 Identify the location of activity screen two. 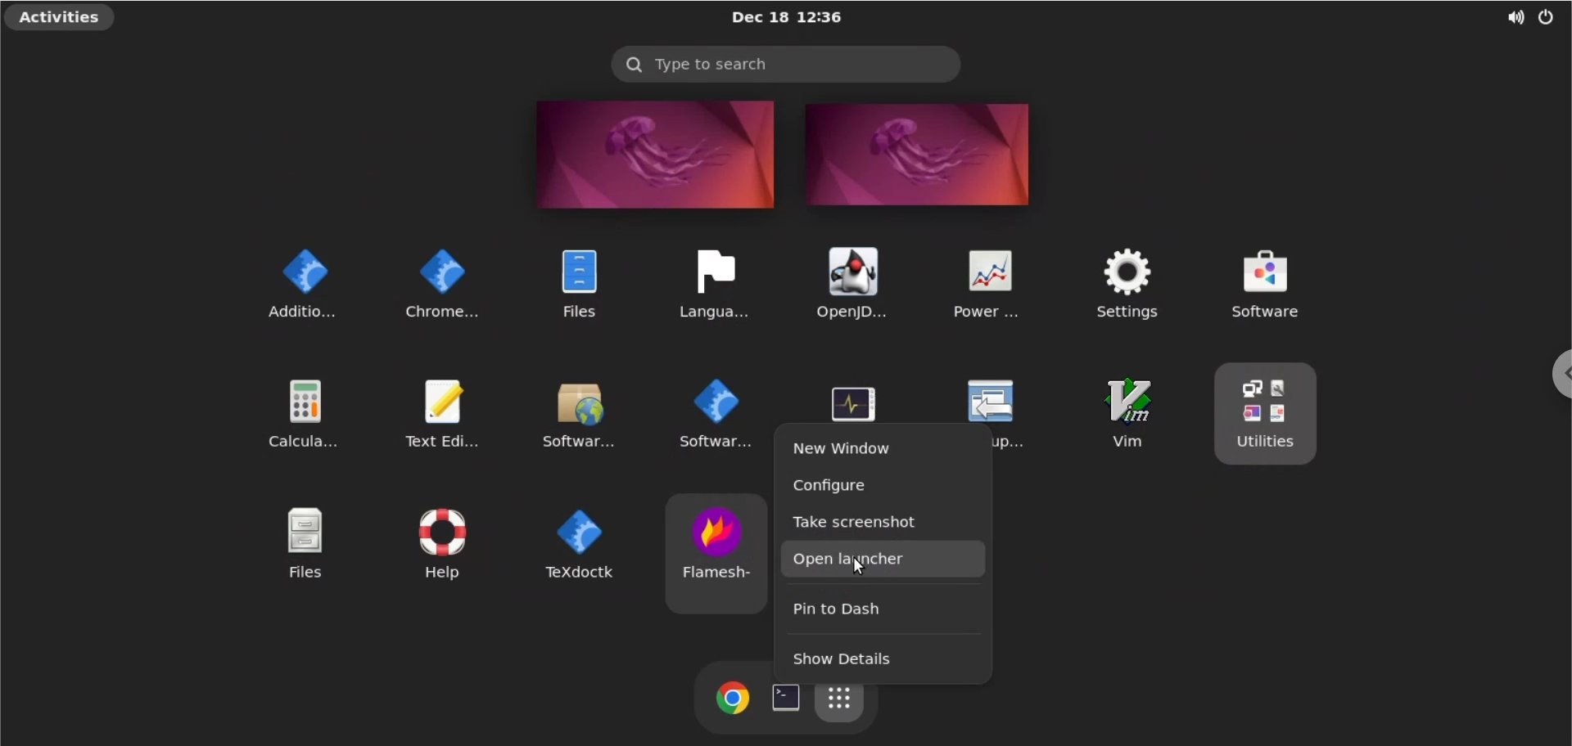
(920, 155).